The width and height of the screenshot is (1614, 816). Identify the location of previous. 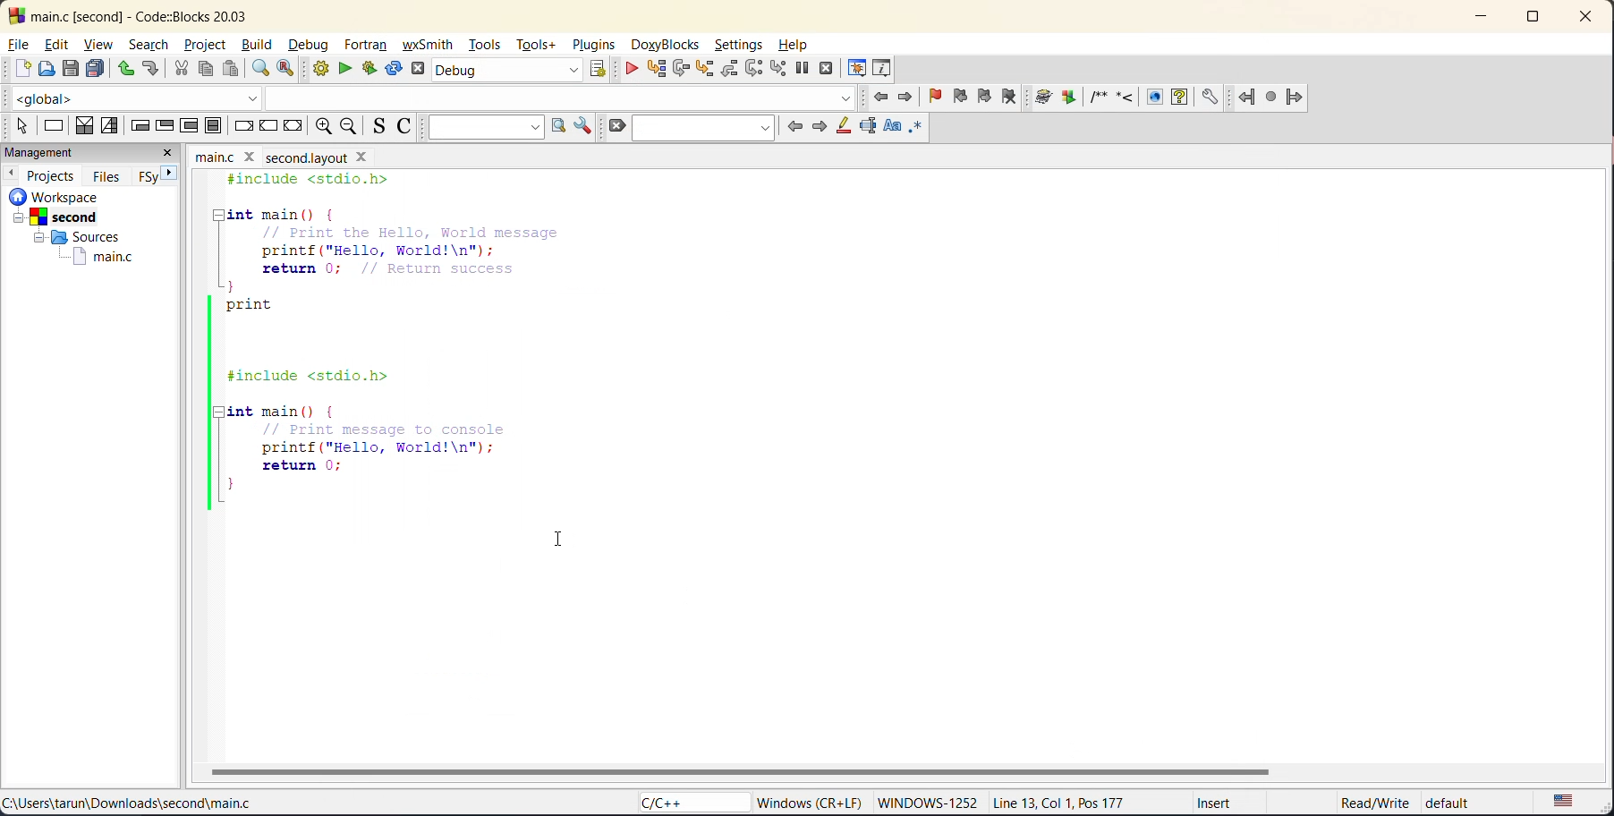
(793, 126).